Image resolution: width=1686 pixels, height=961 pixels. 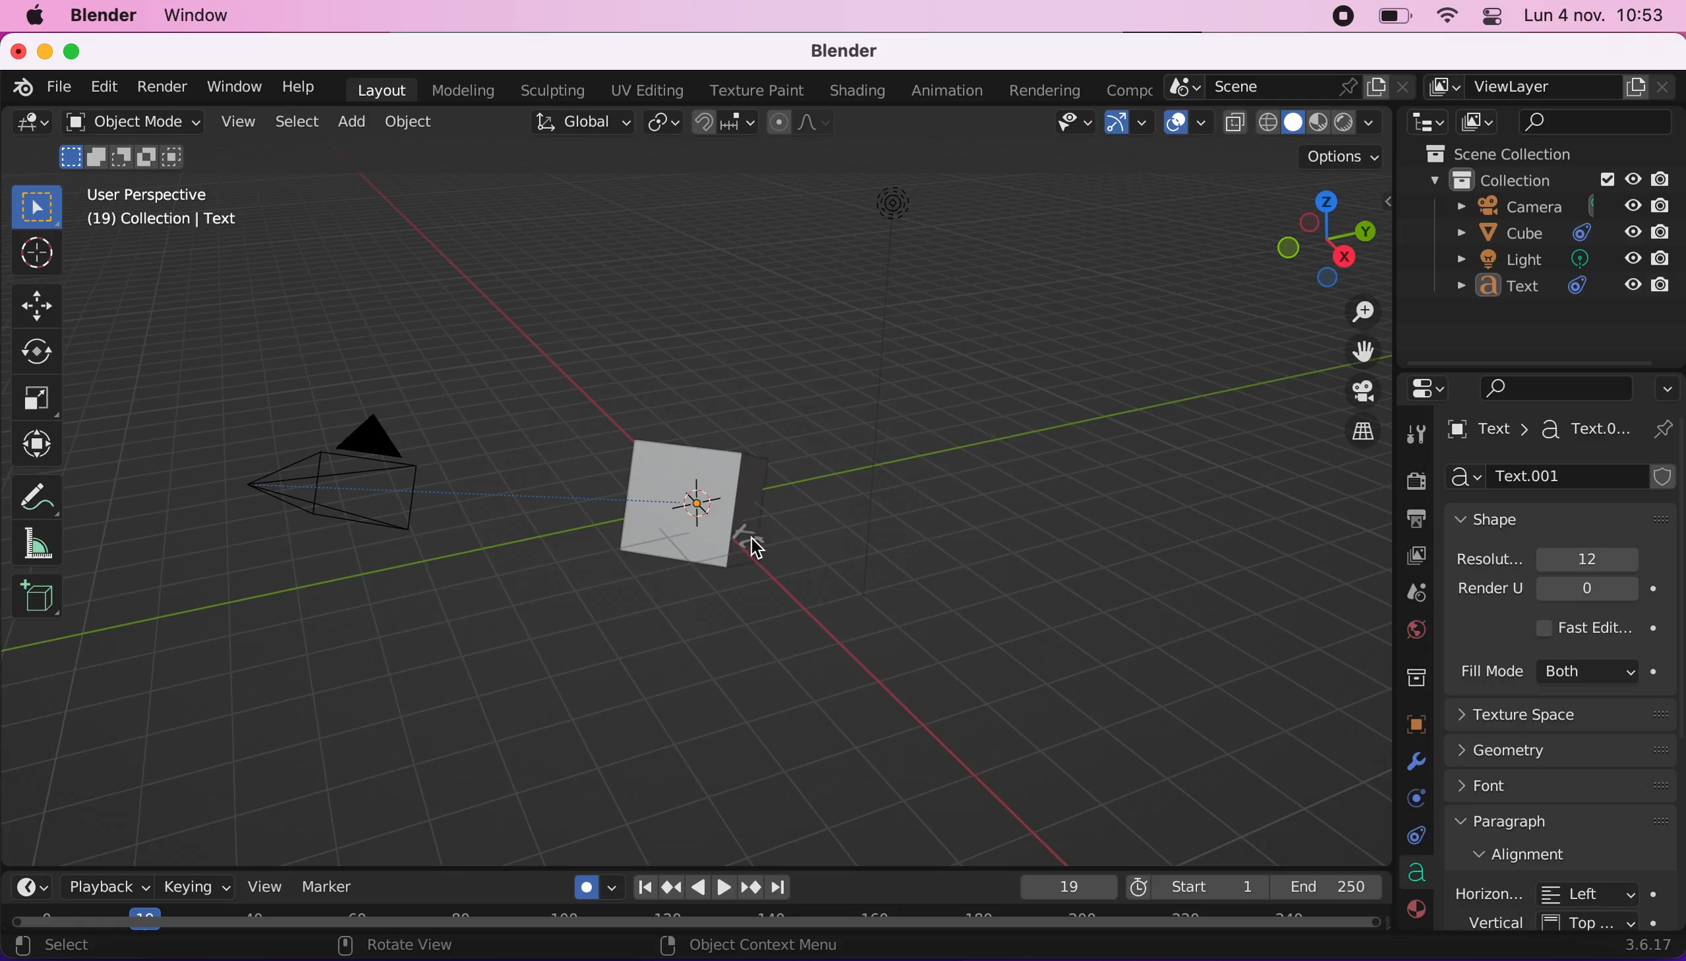 What do you see at coordinates (1416, 912) in the screenshot?
I see `material` at bounding box center [1416, 912].